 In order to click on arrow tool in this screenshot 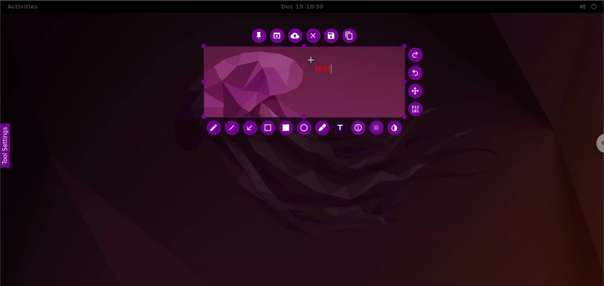, I will do `click(251, 129)`.